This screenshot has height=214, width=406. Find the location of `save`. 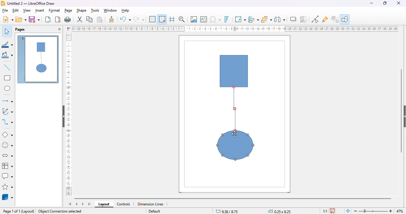

save is located at coordinates (34, 19).